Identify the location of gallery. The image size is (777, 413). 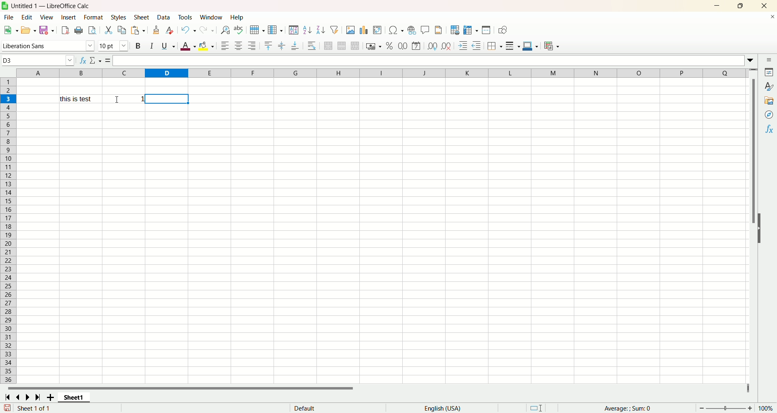
(769, 100).